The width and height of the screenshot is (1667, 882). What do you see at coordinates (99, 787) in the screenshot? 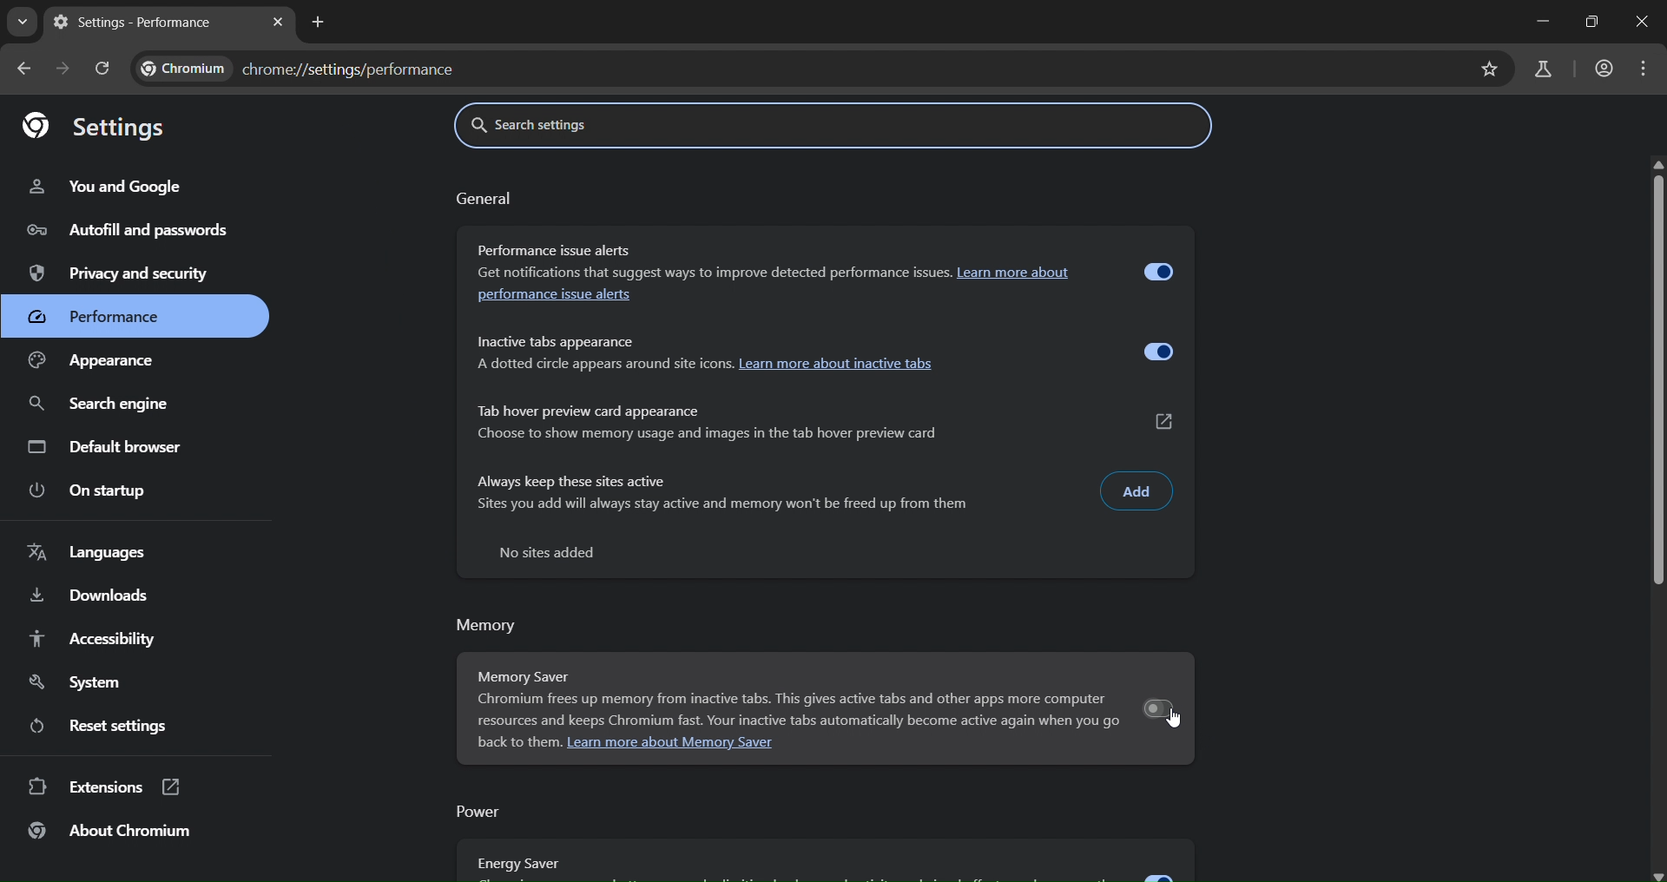
I see `Extensions` at bounding box center [99, 787].